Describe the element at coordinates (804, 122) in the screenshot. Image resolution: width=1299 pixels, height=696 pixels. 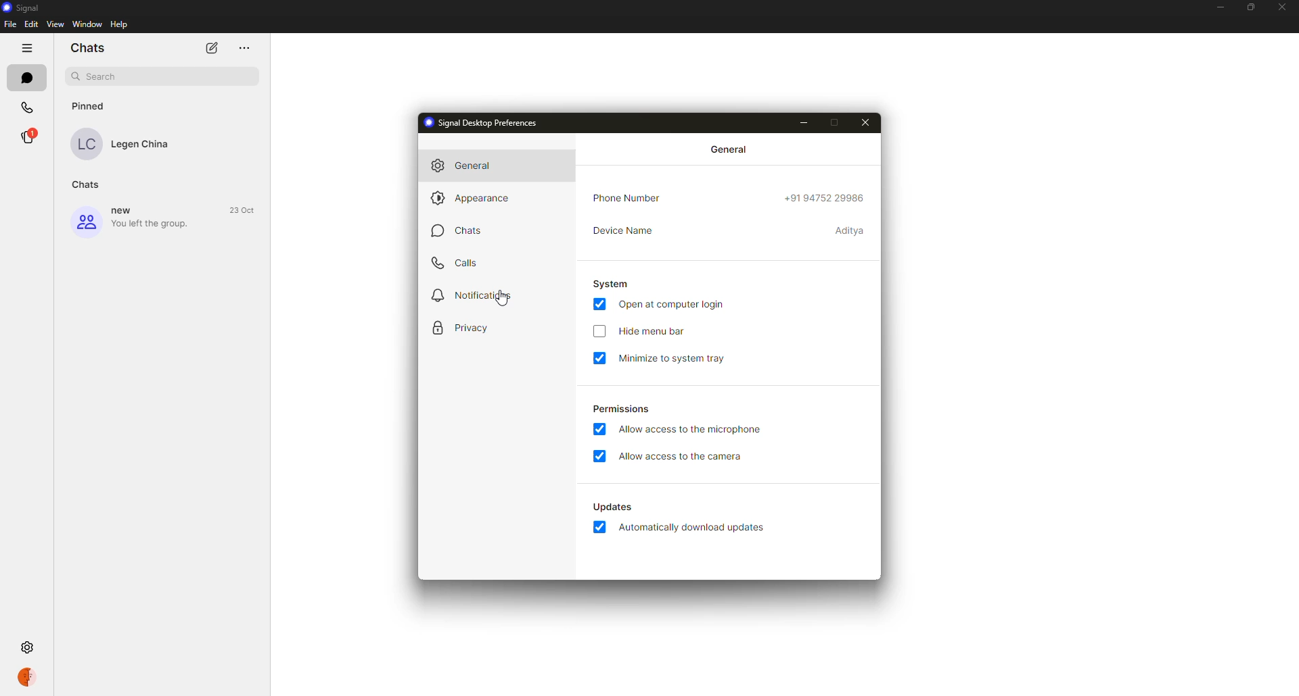
I see `minimize` at that location.